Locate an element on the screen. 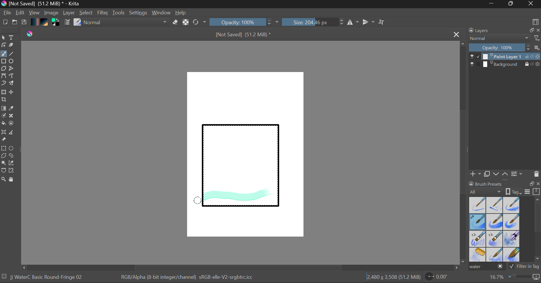  Tools is located at coordinates (119, 13).